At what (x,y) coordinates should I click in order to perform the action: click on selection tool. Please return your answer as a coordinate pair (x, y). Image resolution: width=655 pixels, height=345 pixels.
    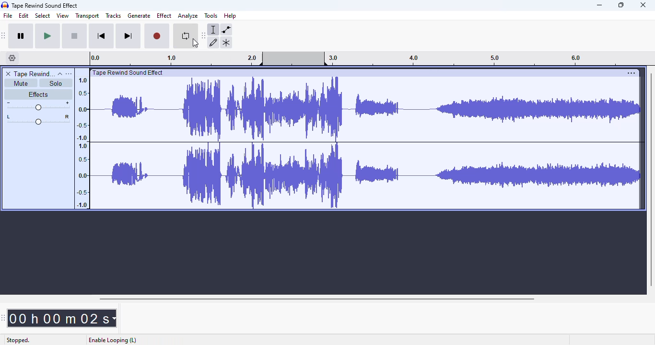
    Looking at the image, I should click on (215, 29).